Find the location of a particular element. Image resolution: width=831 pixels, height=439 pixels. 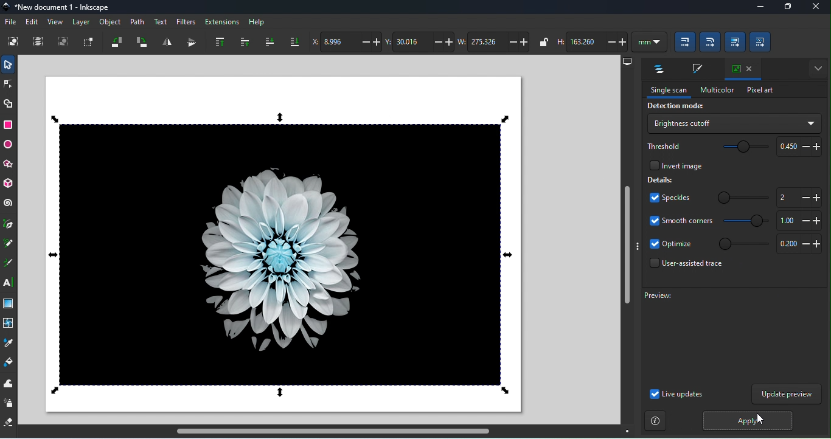

Calligraphy tool is located at coordinates (8, 264).